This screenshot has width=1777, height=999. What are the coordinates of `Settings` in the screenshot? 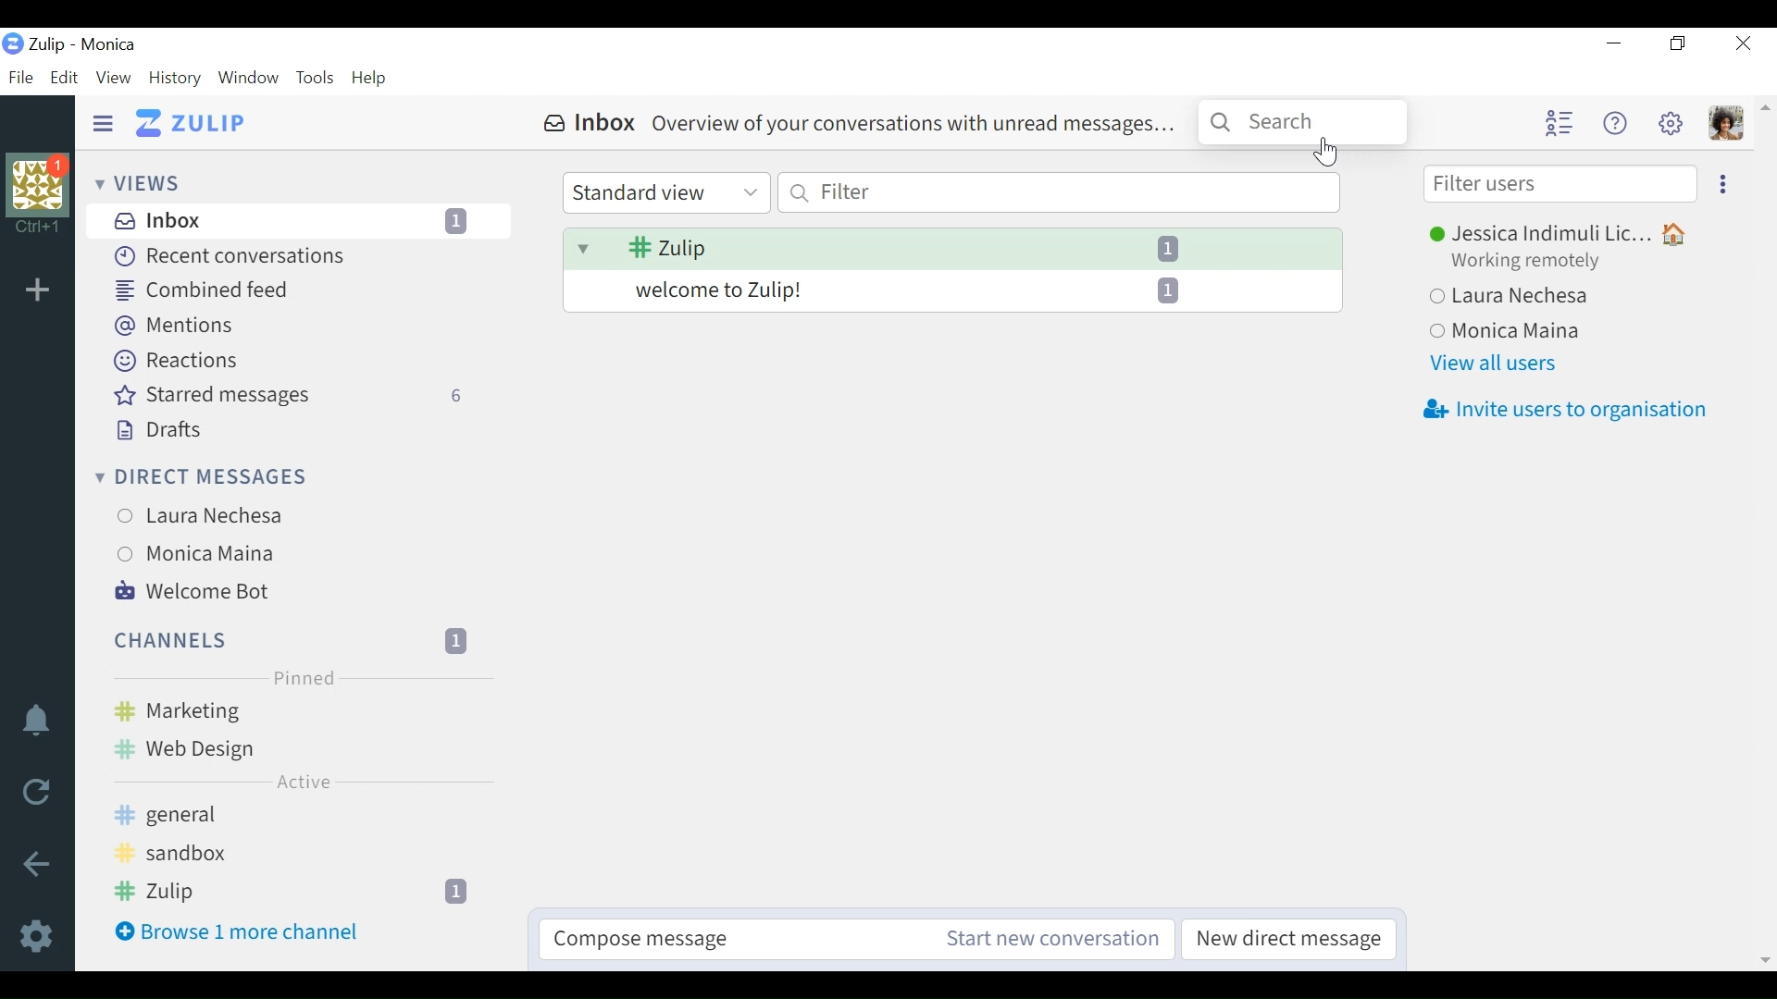 It's located at (36, 937).